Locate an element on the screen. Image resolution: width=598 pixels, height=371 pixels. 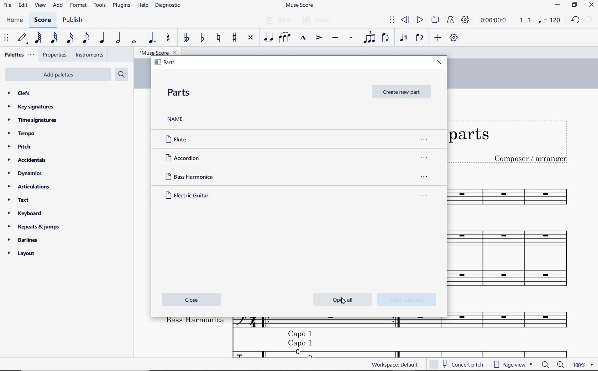
palettes is located at coordinates (20, 54).